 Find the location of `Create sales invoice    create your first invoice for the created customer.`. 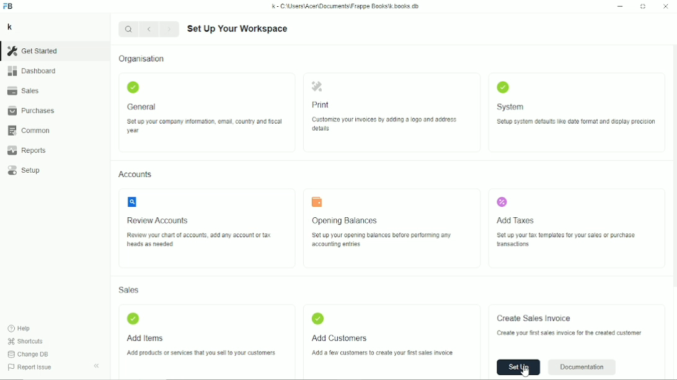

Create sales invoice    create your first invoice for the created customer. is located at coordinates (570, 327).